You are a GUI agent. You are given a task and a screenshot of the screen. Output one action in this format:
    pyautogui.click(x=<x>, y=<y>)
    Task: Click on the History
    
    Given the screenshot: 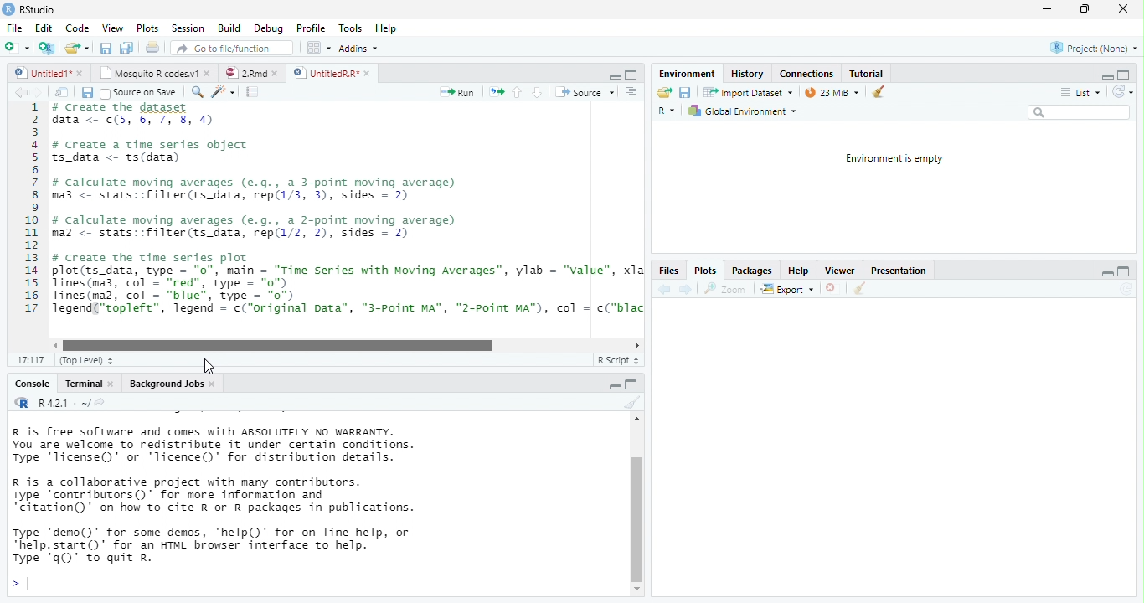 What is the action you would take?
    pyautogui.click(x=747, y=73)
    